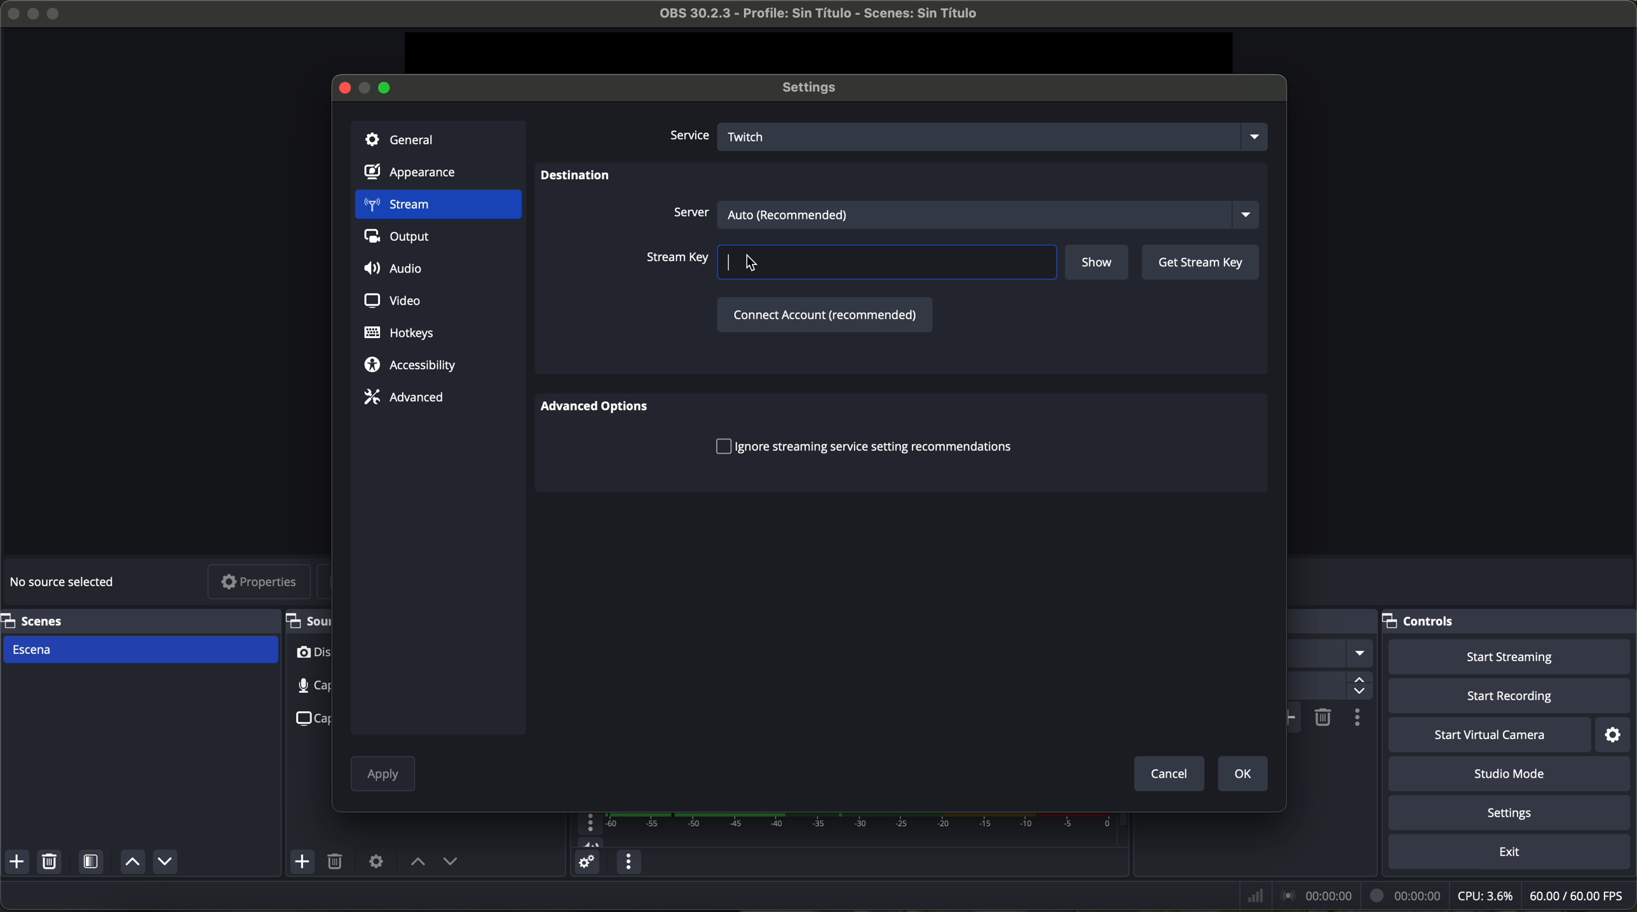 The height and width of the screenshot is (912, 1637). What do you see at coordinates (67, 580) in the screenshot?
I see `no source selected` at bounding box center [67, 580].